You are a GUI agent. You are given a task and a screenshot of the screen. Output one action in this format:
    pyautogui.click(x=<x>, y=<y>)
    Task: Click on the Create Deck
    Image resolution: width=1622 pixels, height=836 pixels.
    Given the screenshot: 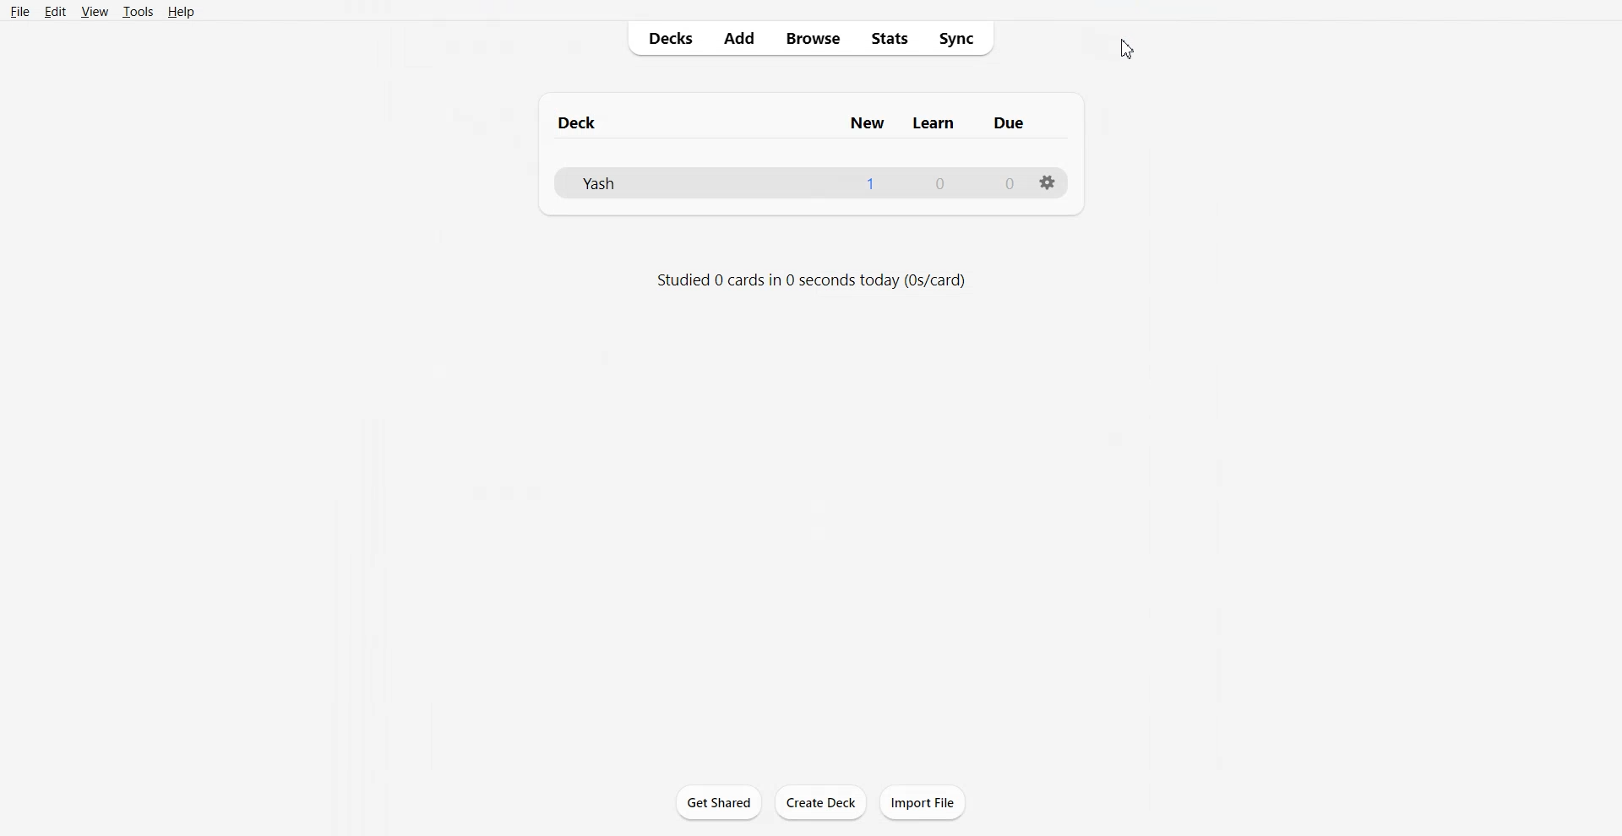 What is the action you would take?
    pyautogui.click(x=820, y=802)
    